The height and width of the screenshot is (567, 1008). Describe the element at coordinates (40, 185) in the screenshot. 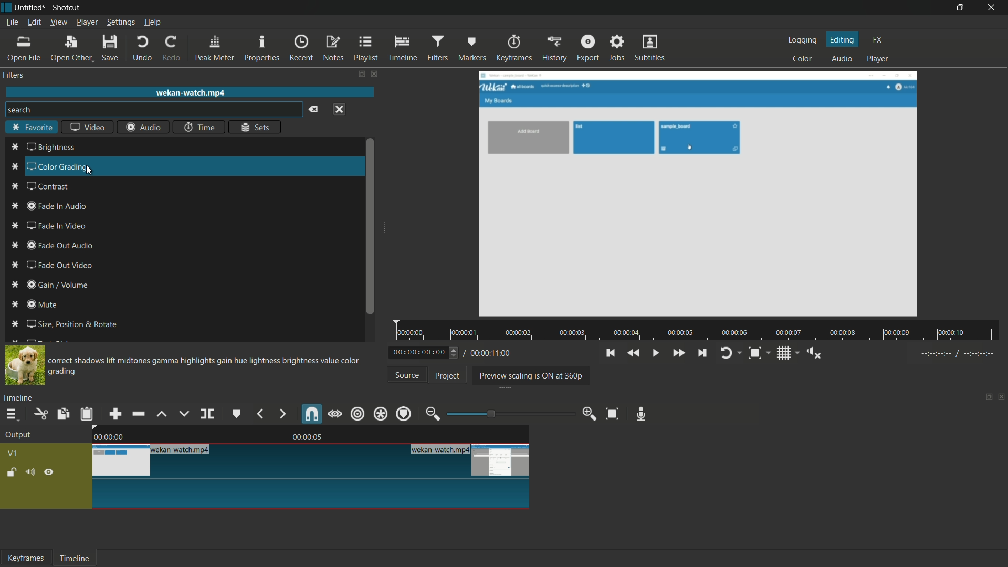

I see `contrast` at that location.